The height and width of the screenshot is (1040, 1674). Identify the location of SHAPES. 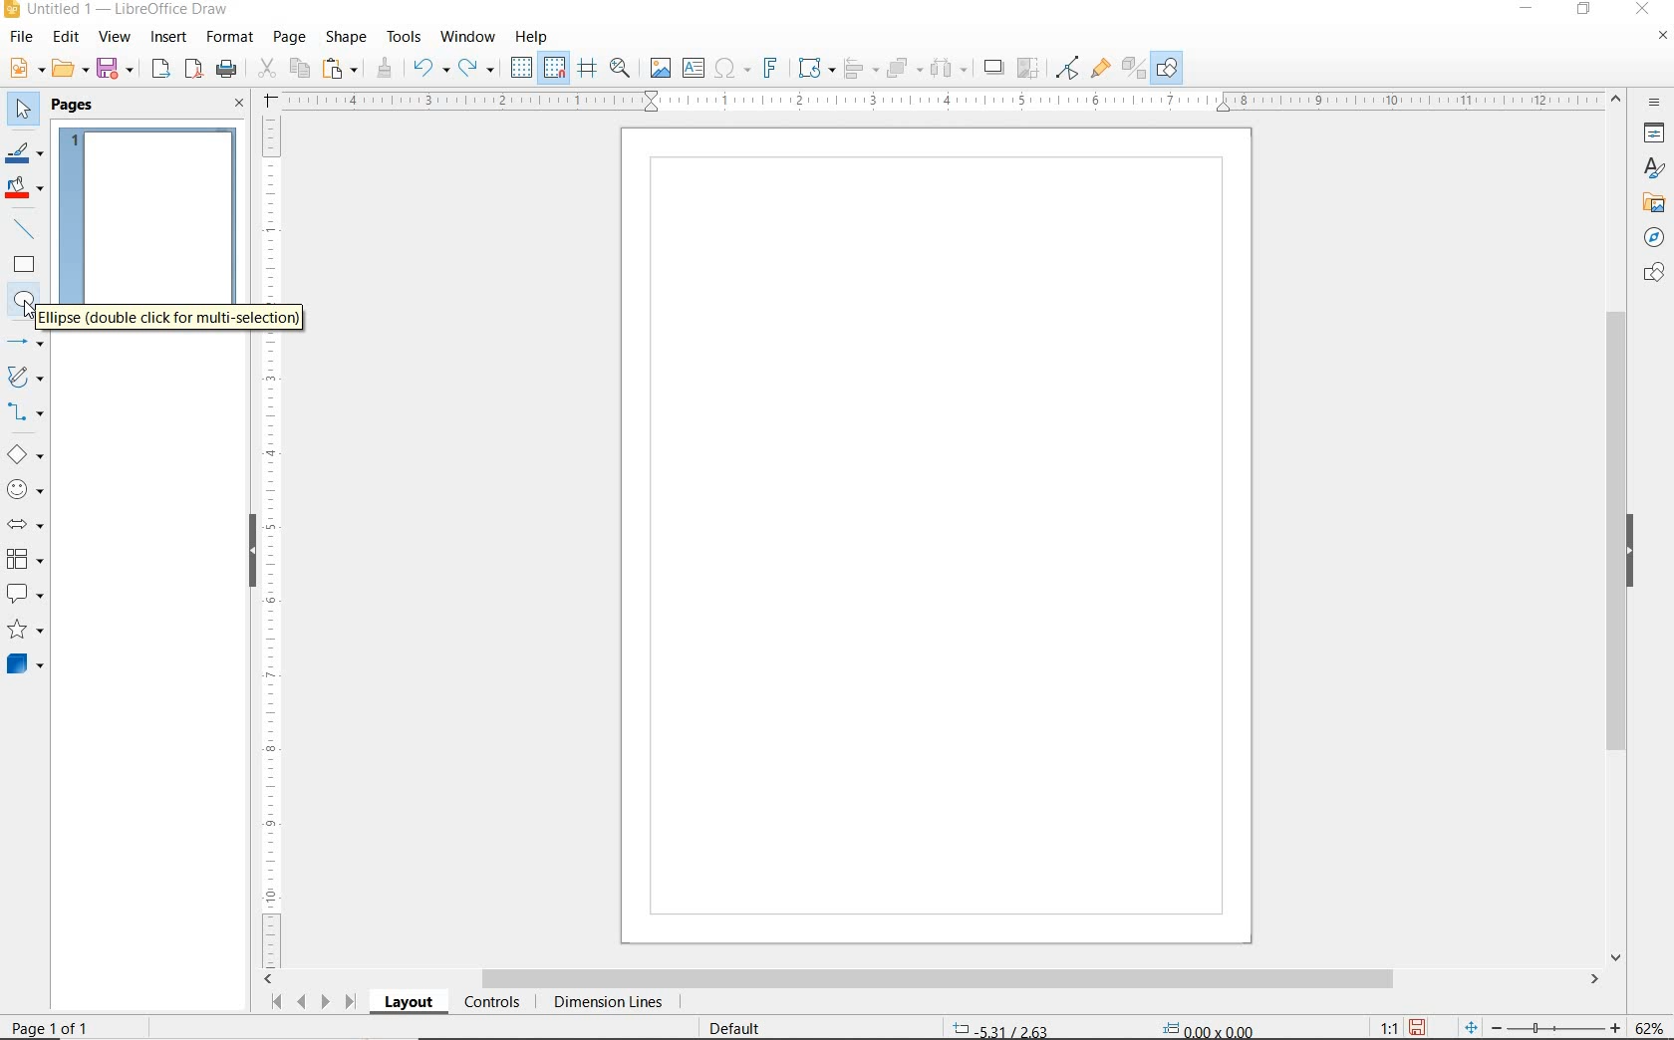
(1647, 273).